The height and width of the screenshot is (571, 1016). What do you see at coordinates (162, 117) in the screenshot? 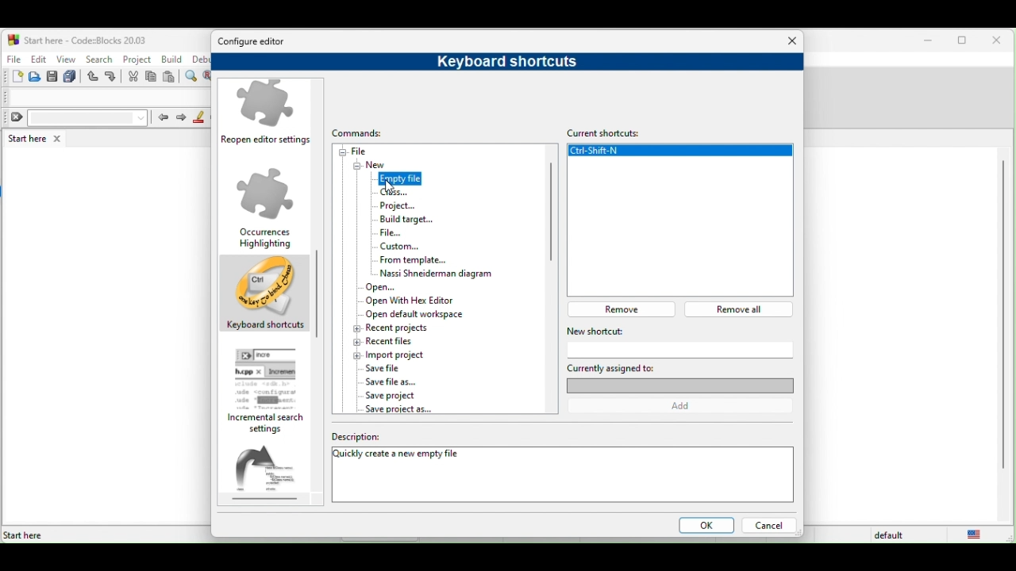
I see `prev` at bounding box center [162, 117].